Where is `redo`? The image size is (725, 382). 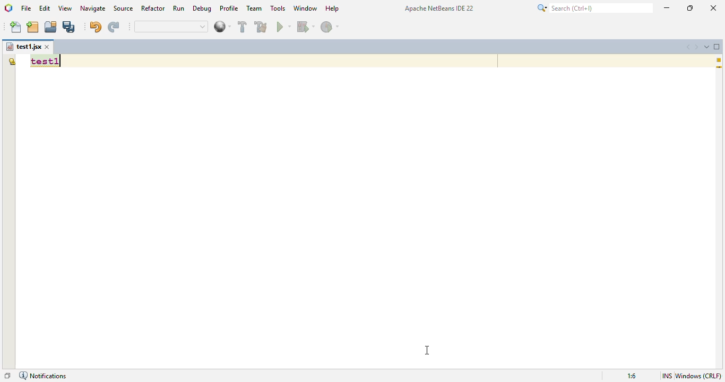
redo is located at coordinates (113, 27).